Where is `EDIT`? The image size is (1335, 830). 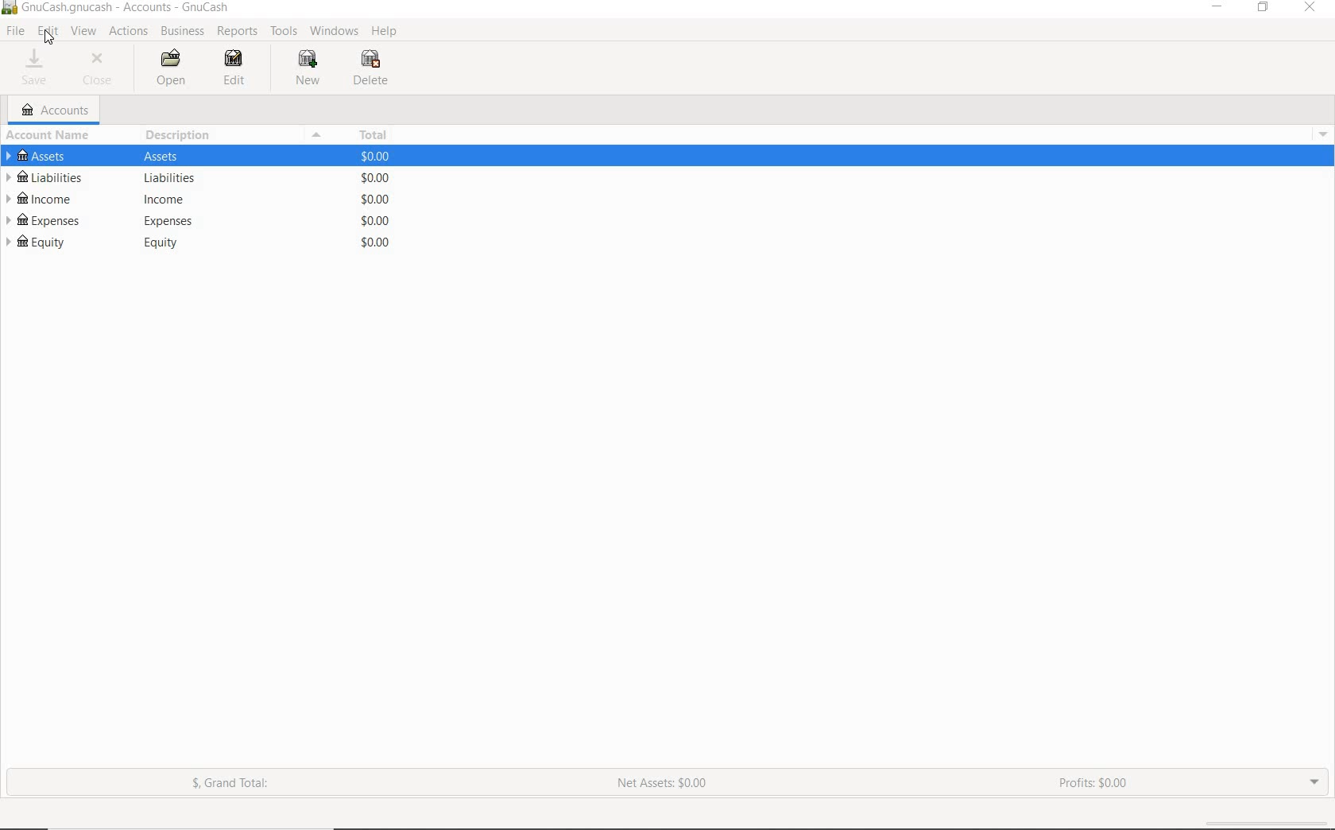 EDIT is located at coordinates (236, 69).